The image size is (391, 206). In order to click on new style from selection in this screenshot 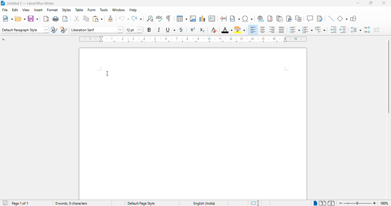, I will do `click(64, 30)`.